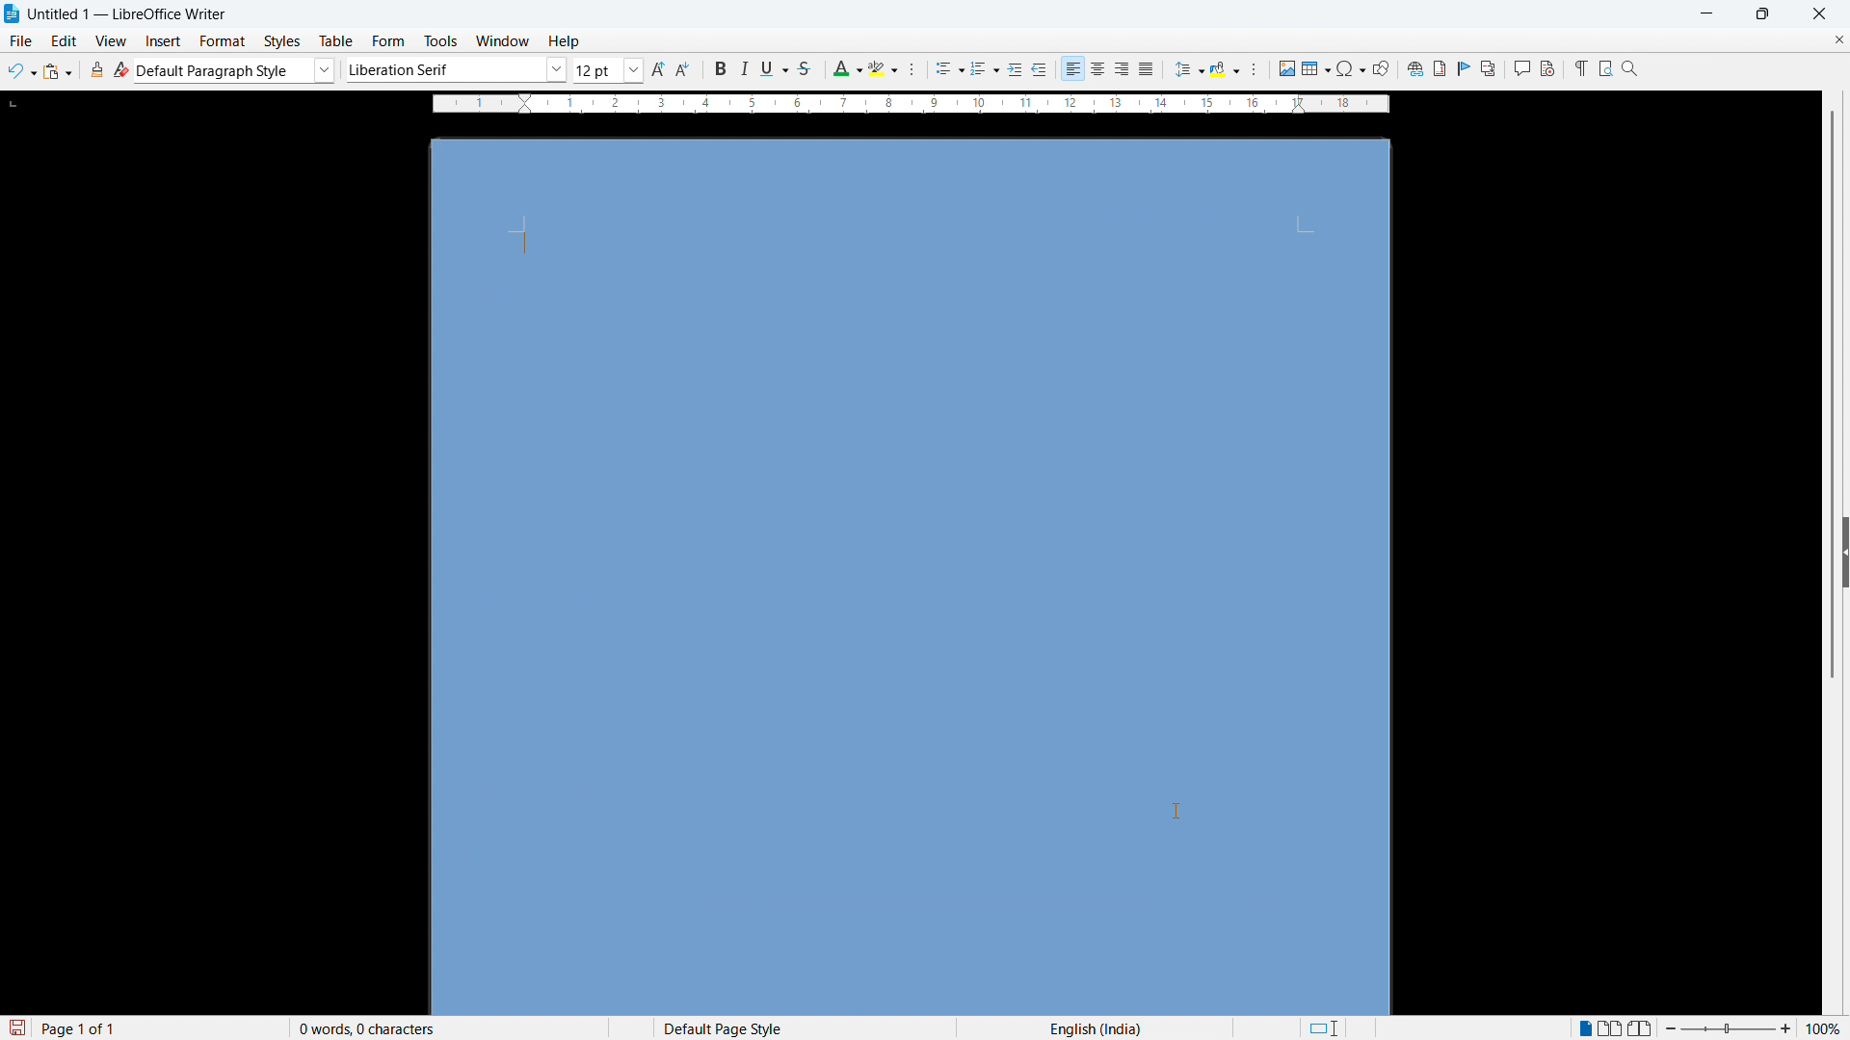  What do you see at coordinates (917, 70) in the screenshot?
I see `Character ` at bounding box center [917, 70].